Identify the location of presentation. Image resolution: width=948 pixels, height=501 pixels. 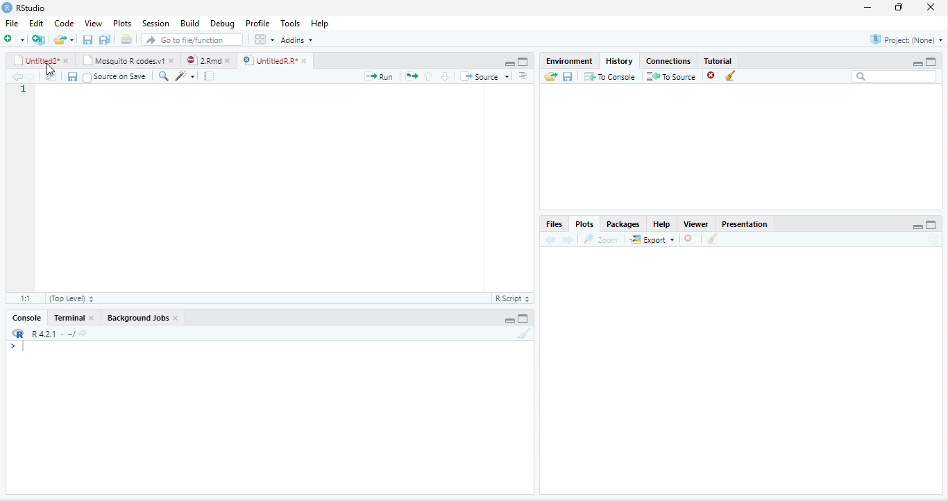
(747, 222).